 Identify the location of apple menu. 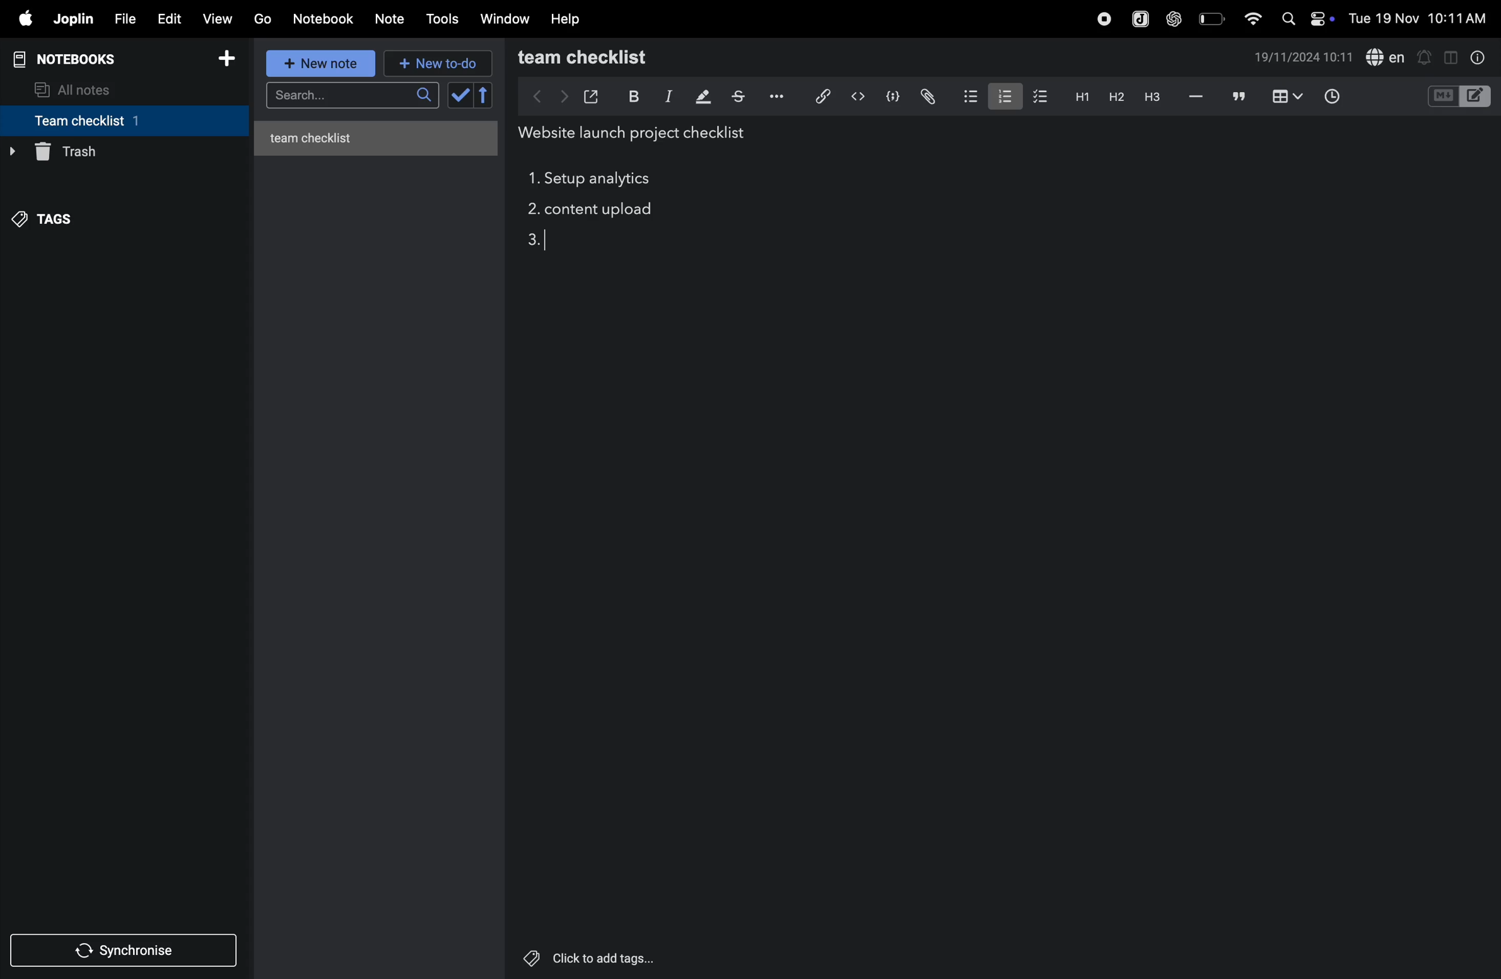
(25, 20).